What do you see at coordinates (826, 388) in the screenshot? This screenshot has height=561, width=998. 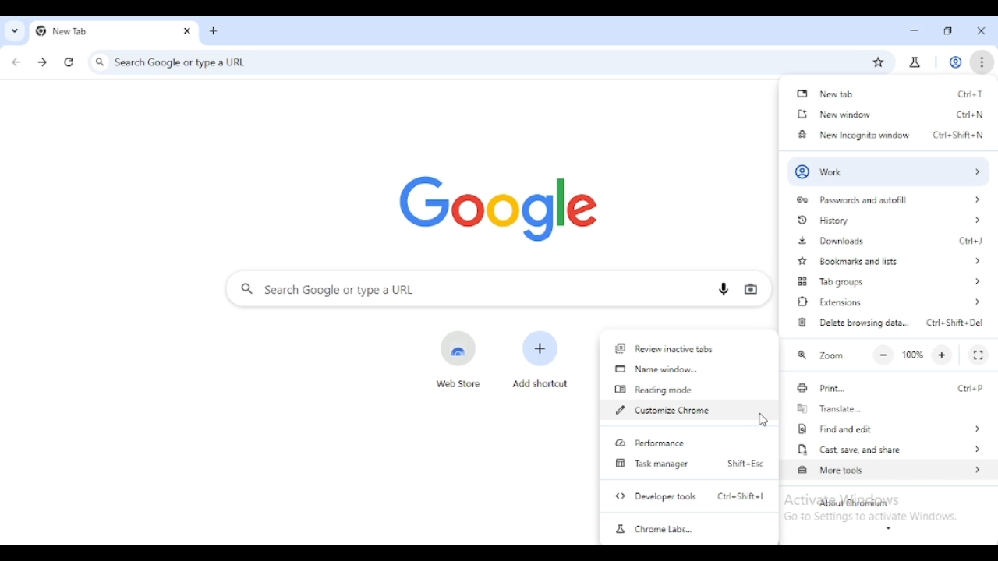 I see `print` at bounding box center [826, 388].